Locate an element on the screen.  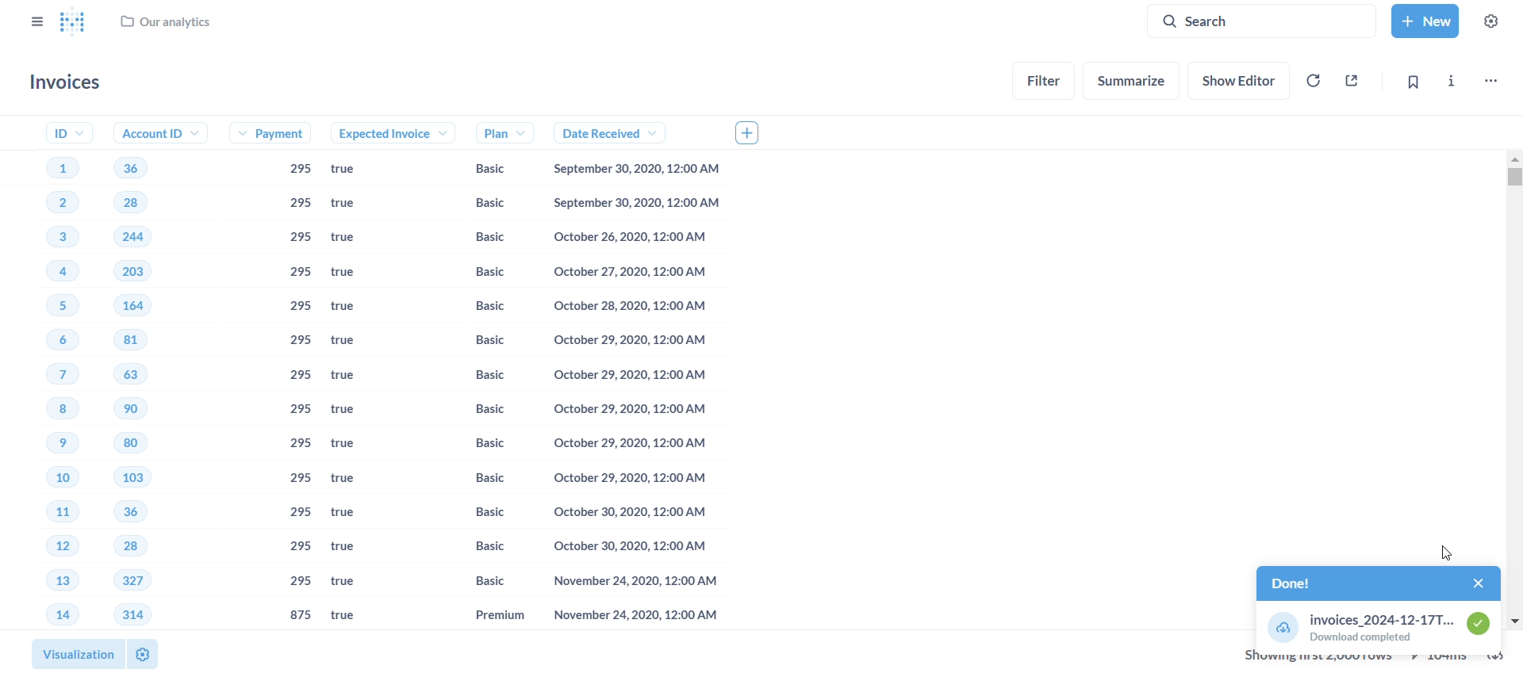
28 is located at coordinates (122, 547).